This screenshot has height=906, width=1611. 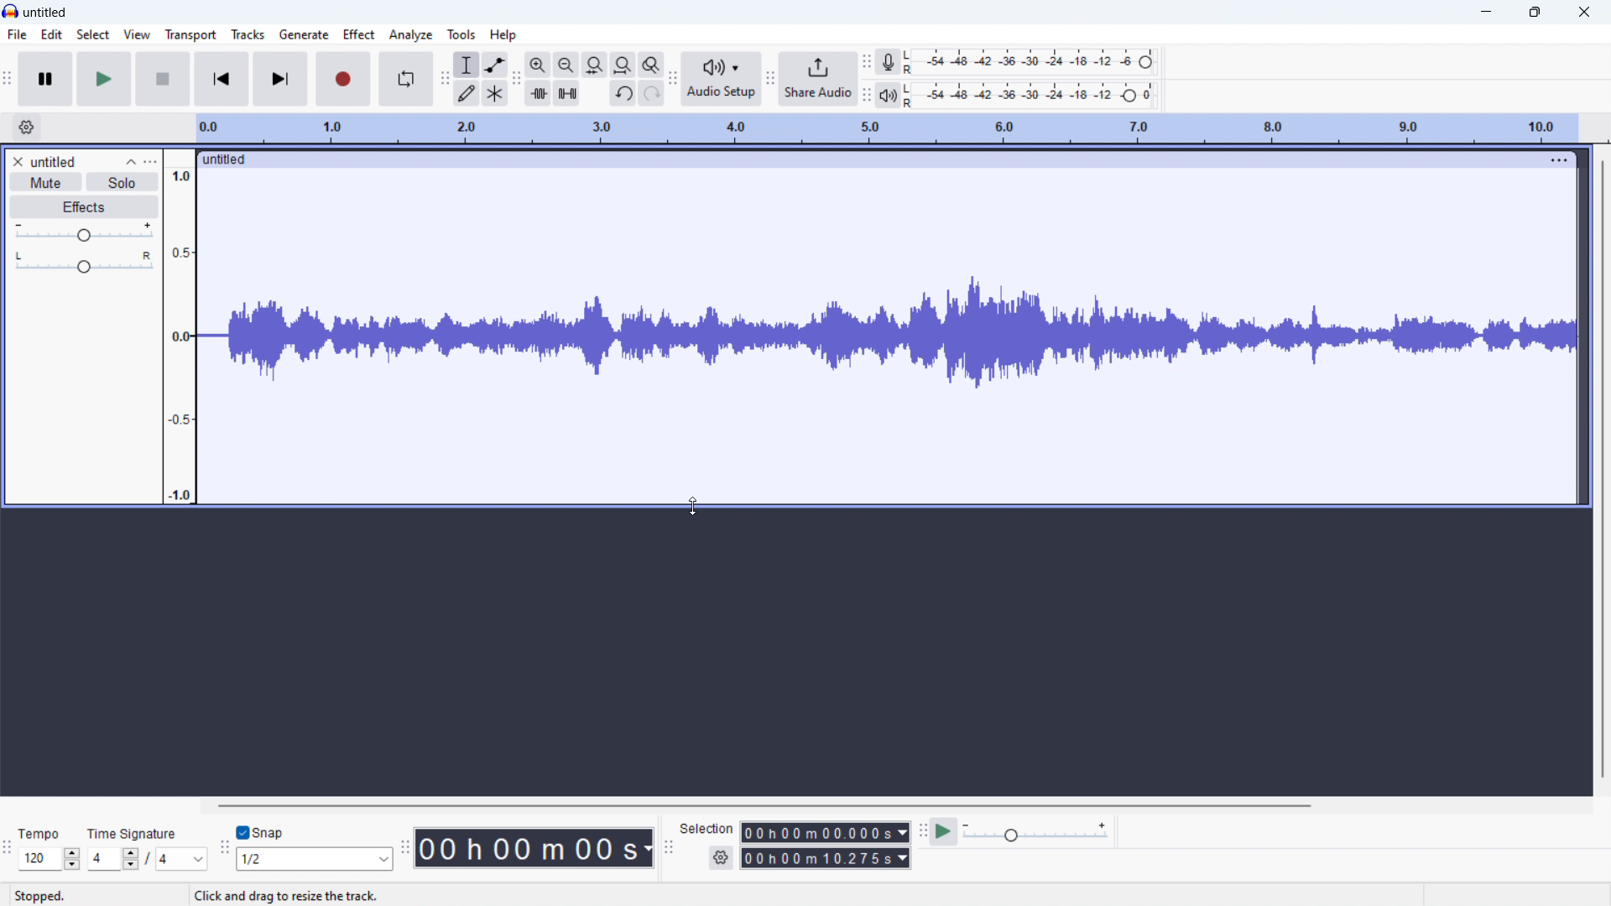 What do you see at coordinates (651, 65) in the screenshot?
I see `toggle zoom` at bounding box center [651, 65].